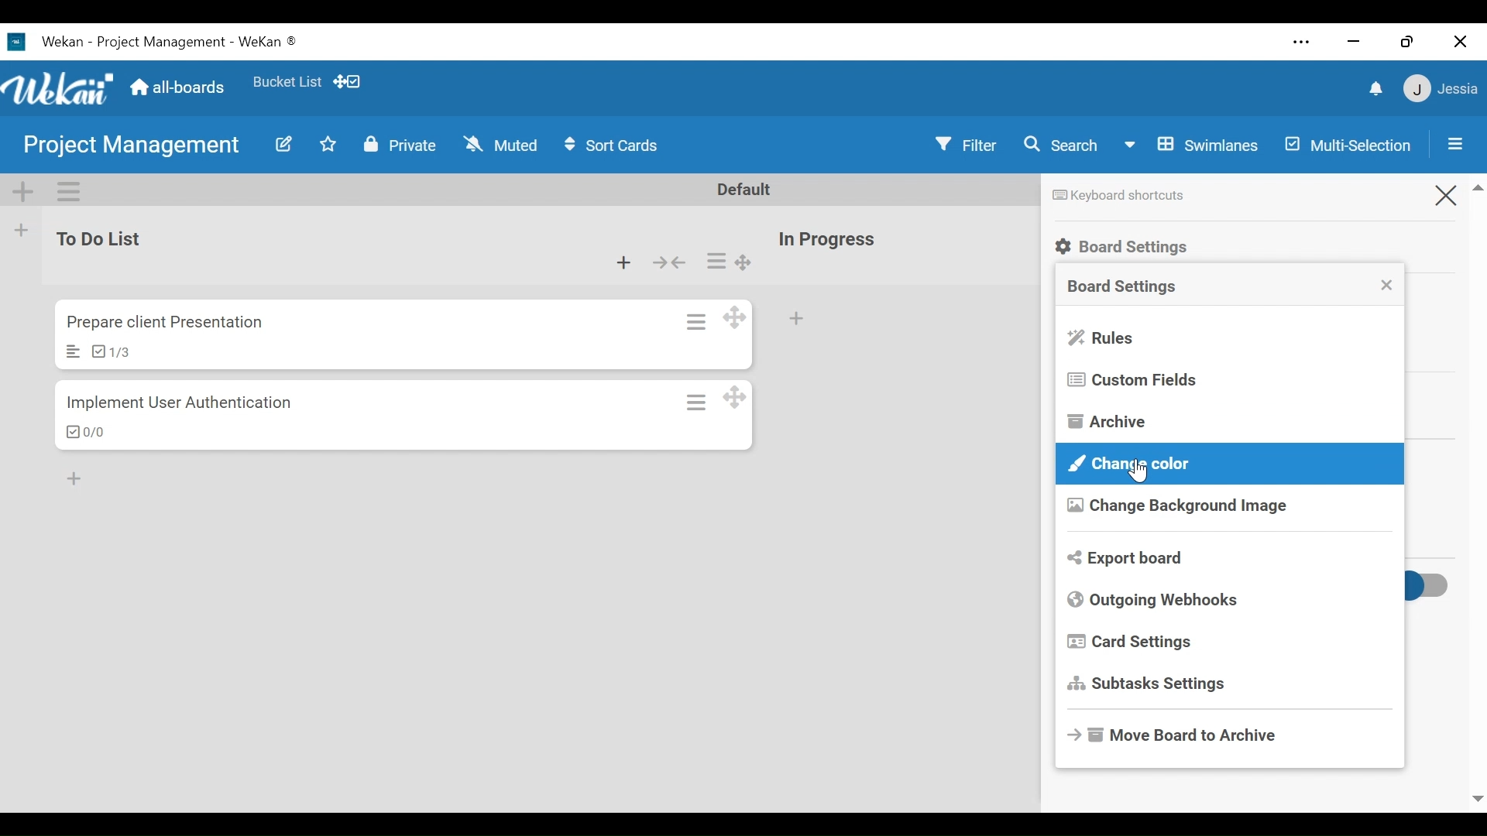 The width and height of the screenshot is (1487, 836). What do you see at coordinates (1122, 287) in the screenshot?
I see `Board settings` at bounding box center [1122, 287].